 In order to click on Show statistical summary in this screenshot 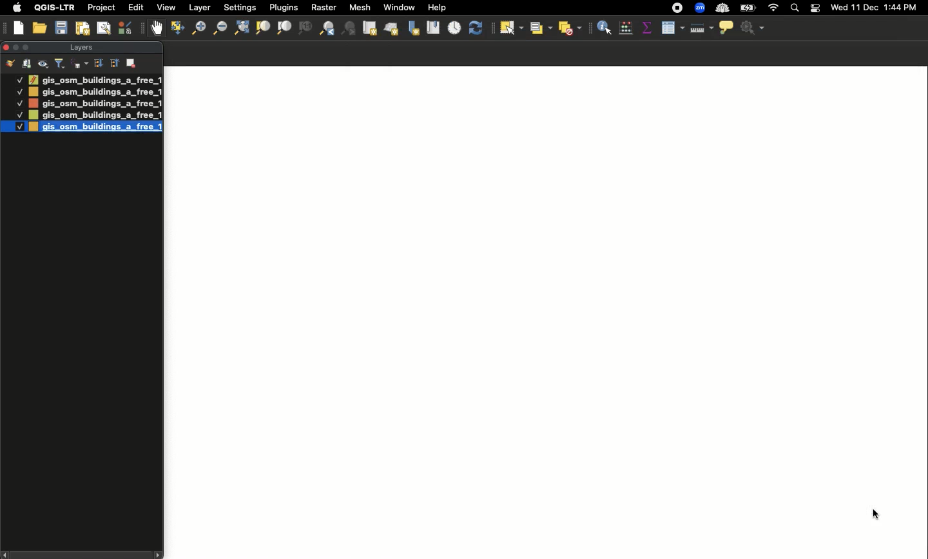, I will do `click(646, 28)`.